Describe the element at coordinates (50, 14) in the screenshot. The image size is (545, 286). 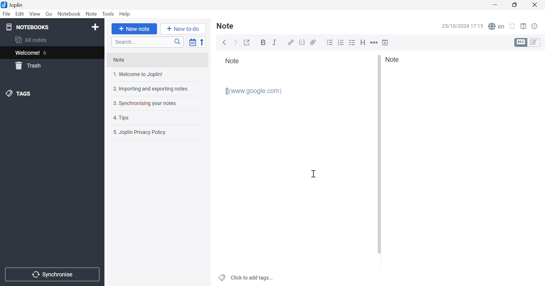
I see `Go` at that location.